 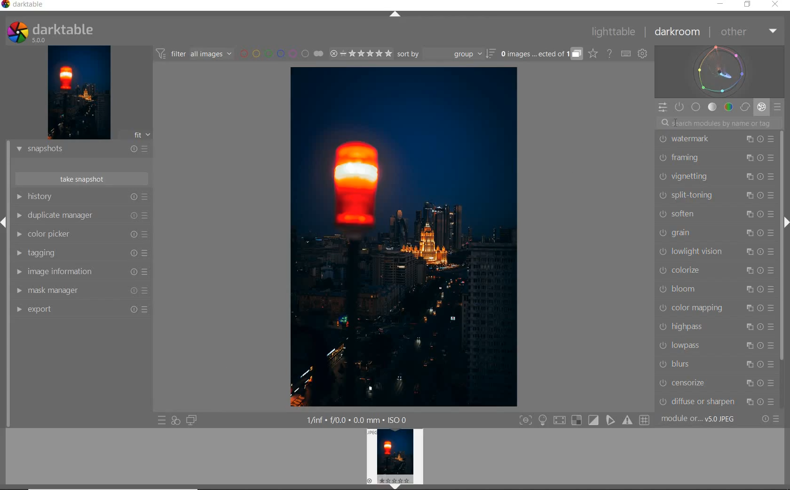 I want to click on Reset, so click(x=761, y=213).